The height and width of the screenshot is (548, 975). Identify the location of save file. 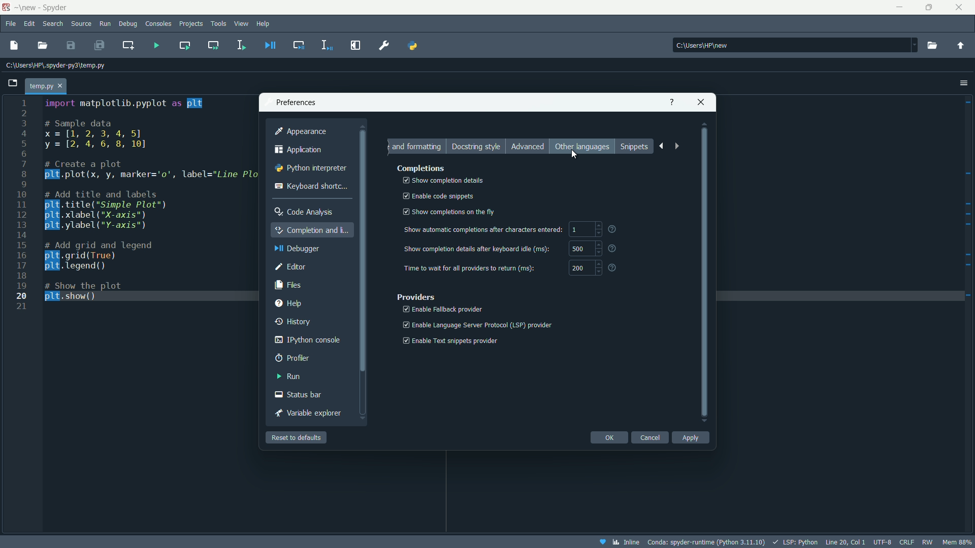
(71, 45).